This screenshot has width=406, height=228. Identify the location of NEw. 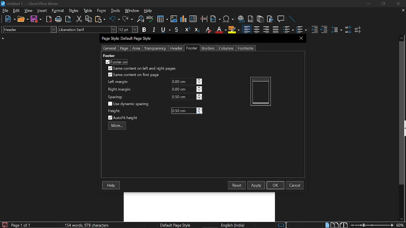
(10, 19).